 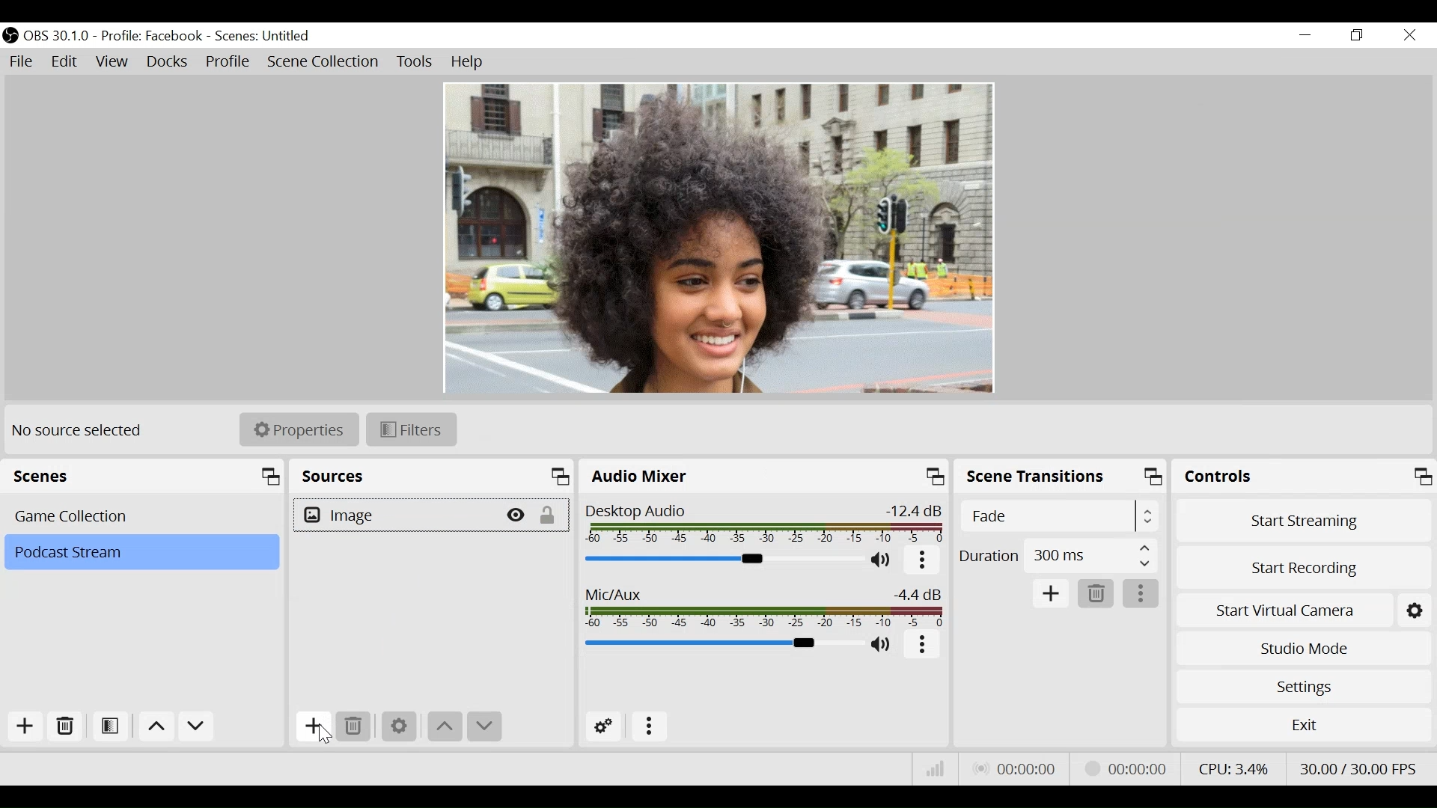 What do you see at coordinates (608, 727) in the screenshot?
I see `Advanced Audio Settings` at bounding box center [608, 727].